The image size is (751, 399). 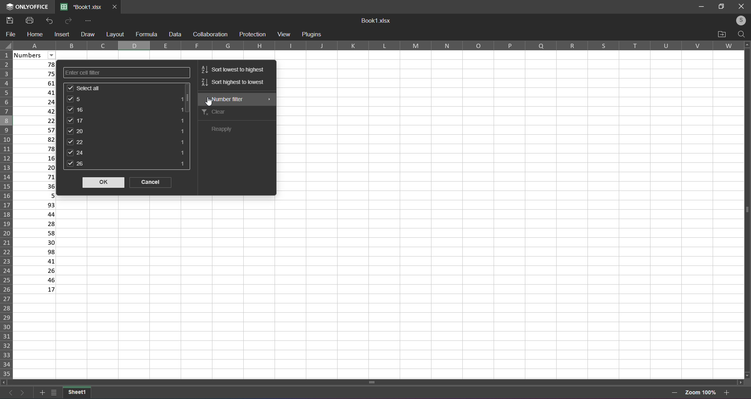 What do you see at coordinates (35, 280) in the screenshot?
I see `46` at bounding box center [35, 280].